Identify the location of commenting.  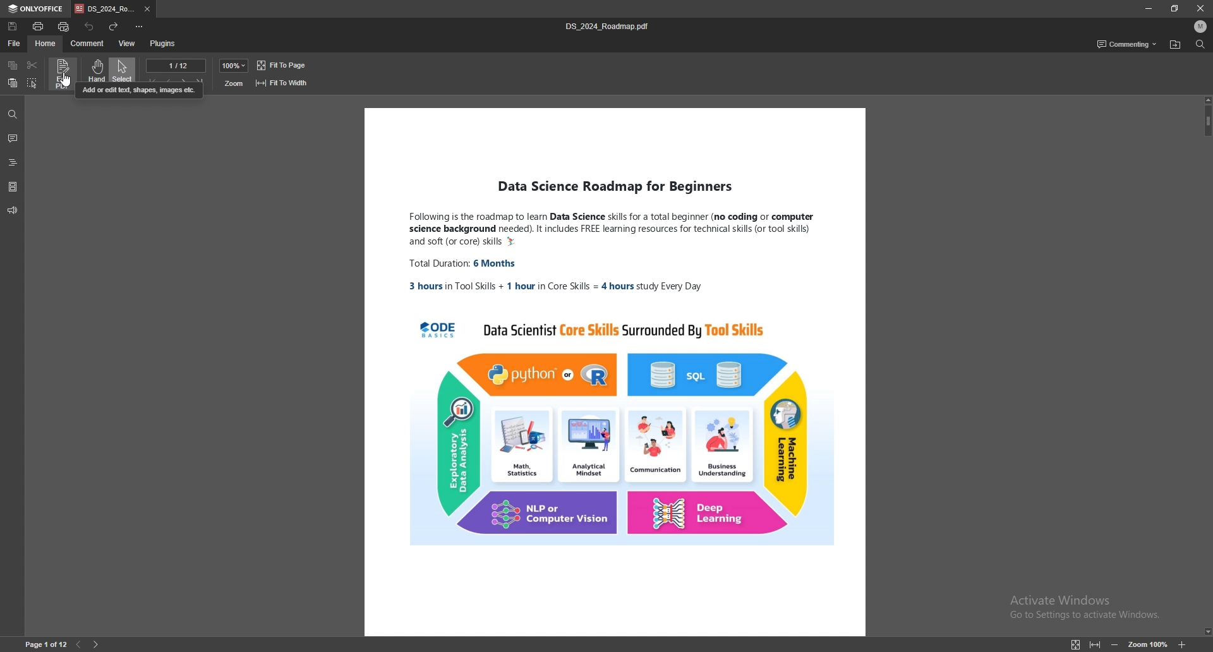
(1126, 44).